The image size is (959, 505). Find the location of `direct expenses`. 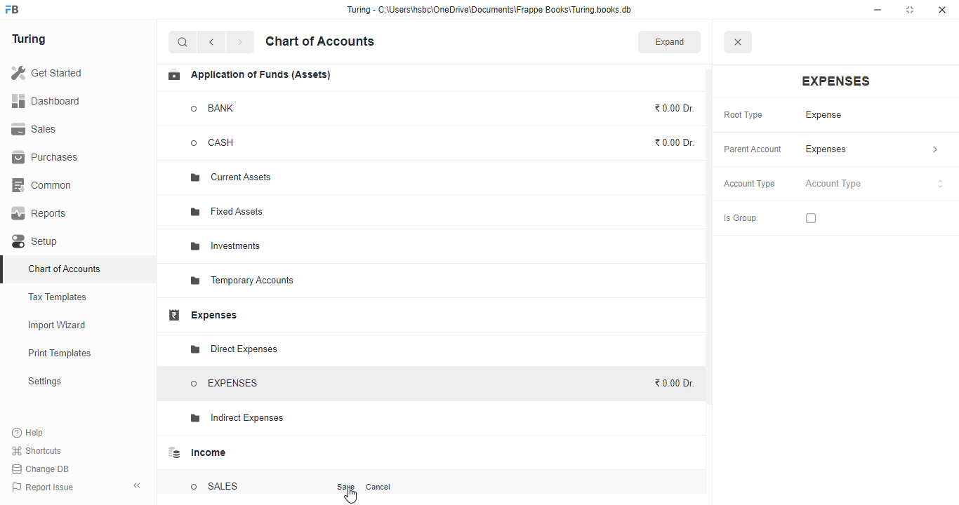

direct expenses is located at coordinates (233, 349).